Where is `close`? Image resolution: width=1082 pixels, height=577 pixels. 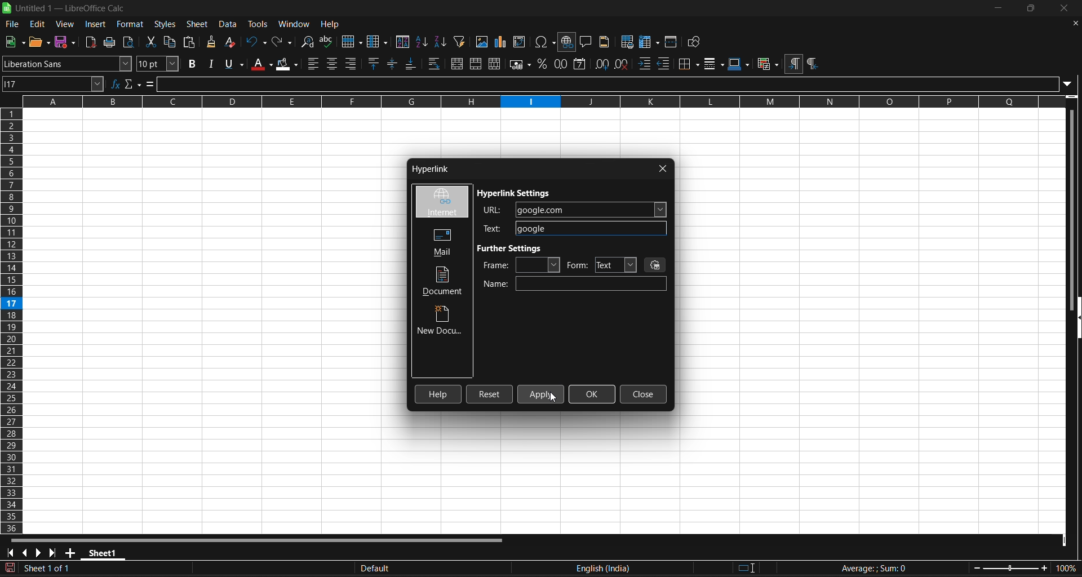
close is located at coordinates (1062, 8).